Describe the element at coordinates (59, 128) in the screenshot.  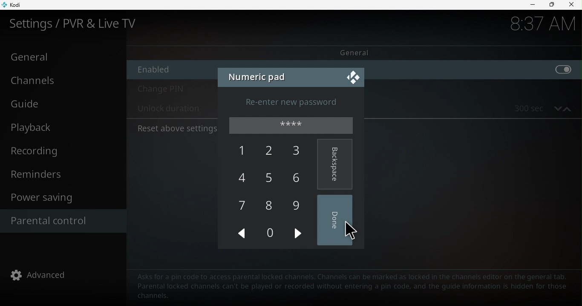
I see `Playback` at that location.